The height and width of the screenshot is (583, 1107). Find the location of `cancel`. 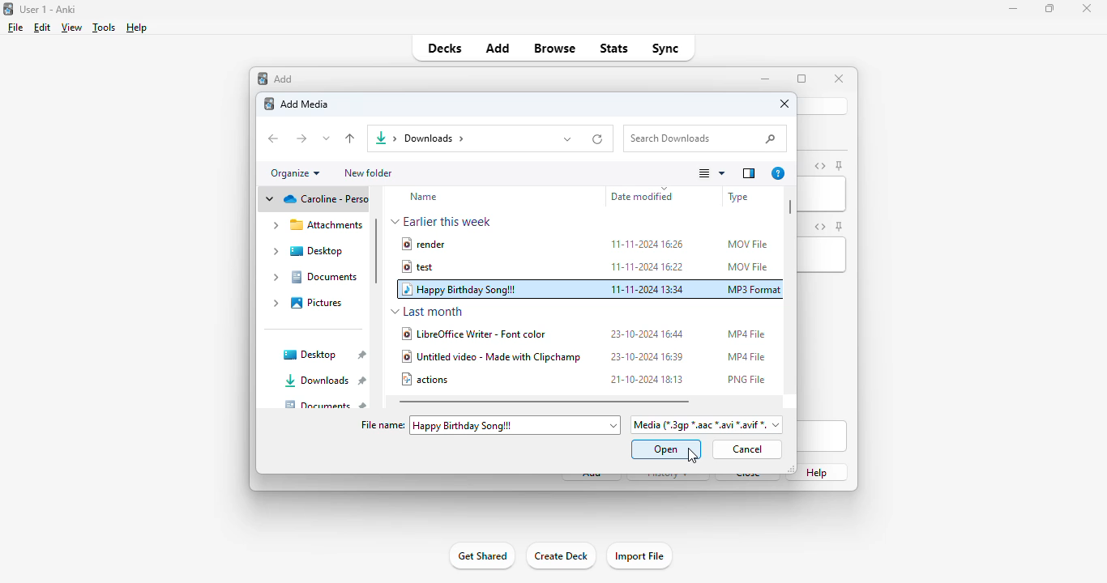

cancel is located at coordinates (746, 449).